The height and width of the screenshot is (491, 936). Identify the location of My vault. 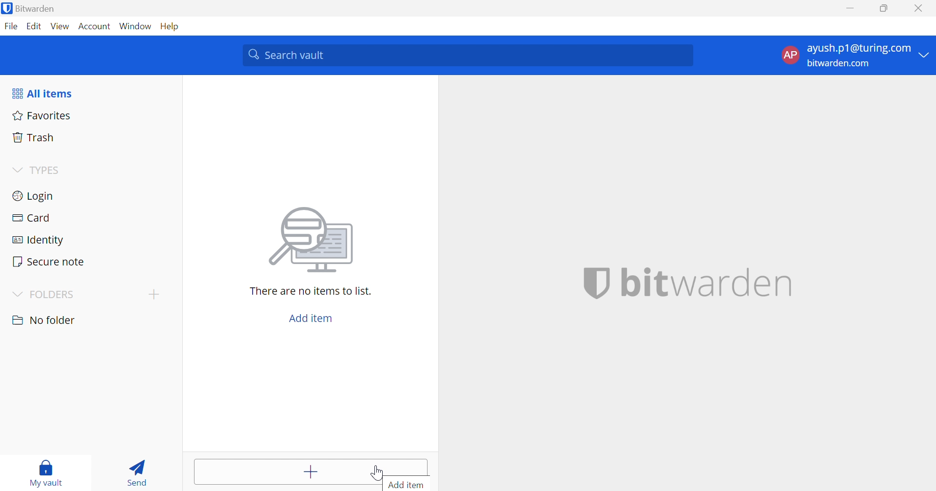
(45, 471).